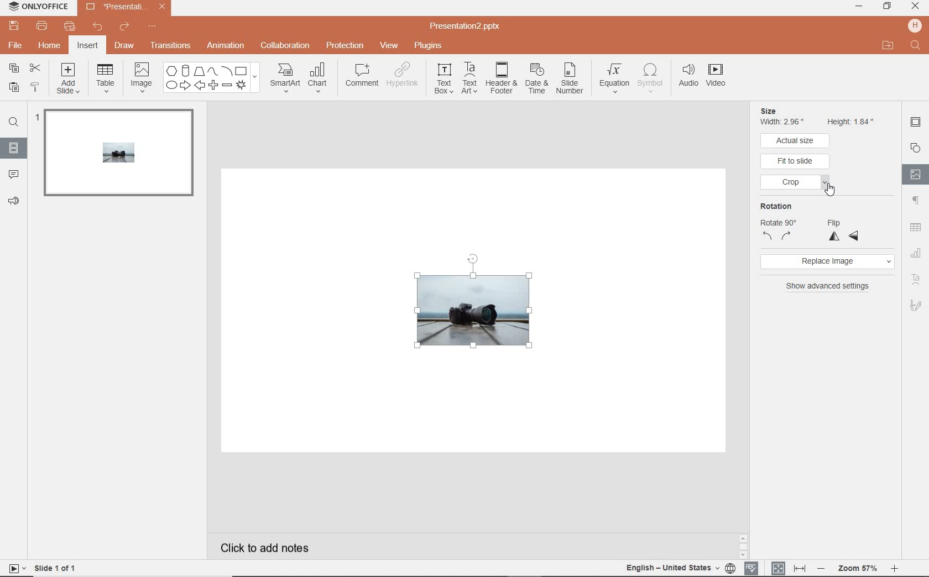  Describe the element at coordinates (362, 77) in the screenshot. I see `comment` at that location.